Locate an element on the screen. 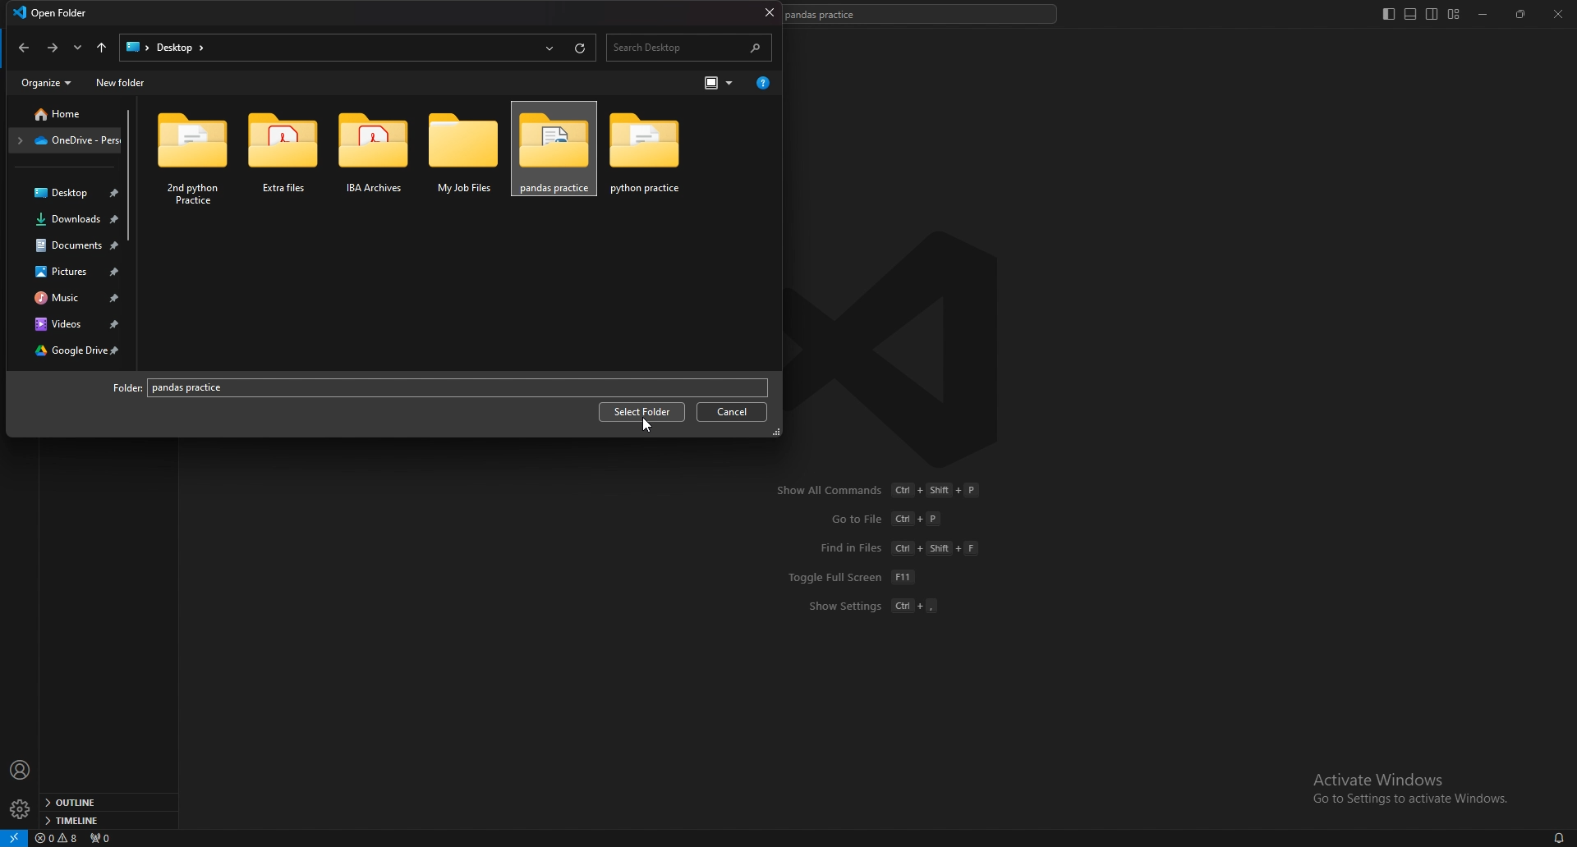  extra files is located at coordinates (273, 161).